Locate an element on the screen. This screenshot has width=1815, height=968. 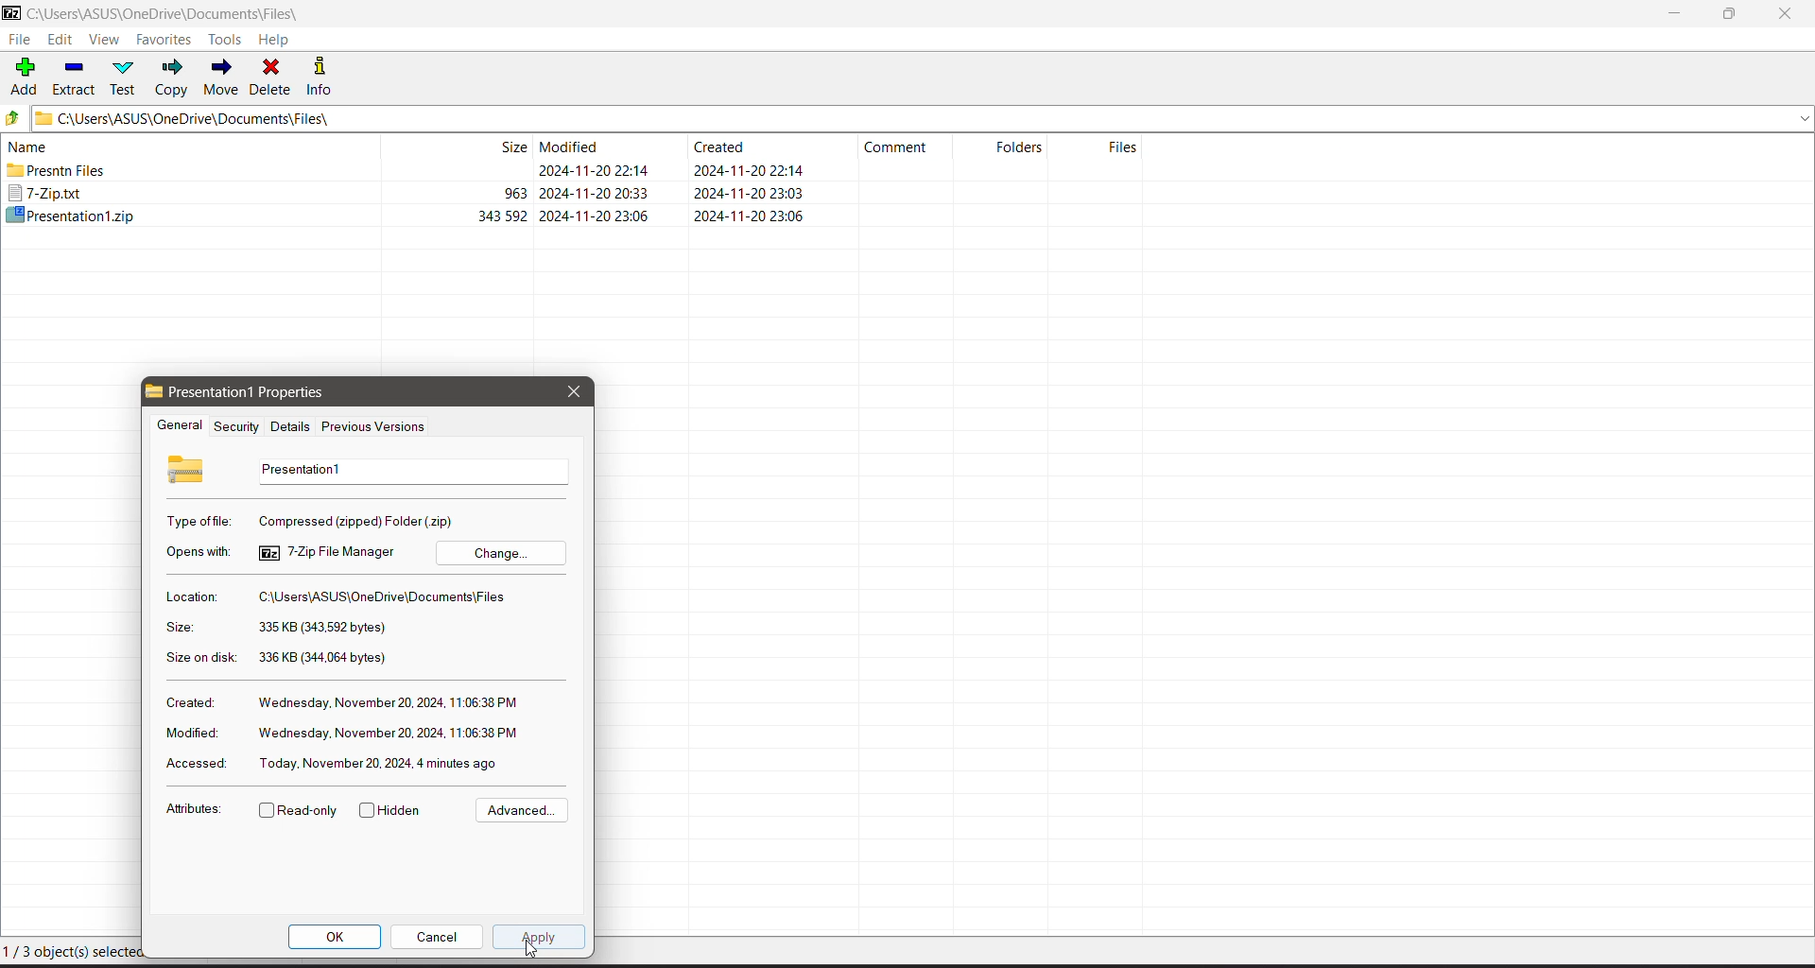
Move is located at coordinates (221, 78).